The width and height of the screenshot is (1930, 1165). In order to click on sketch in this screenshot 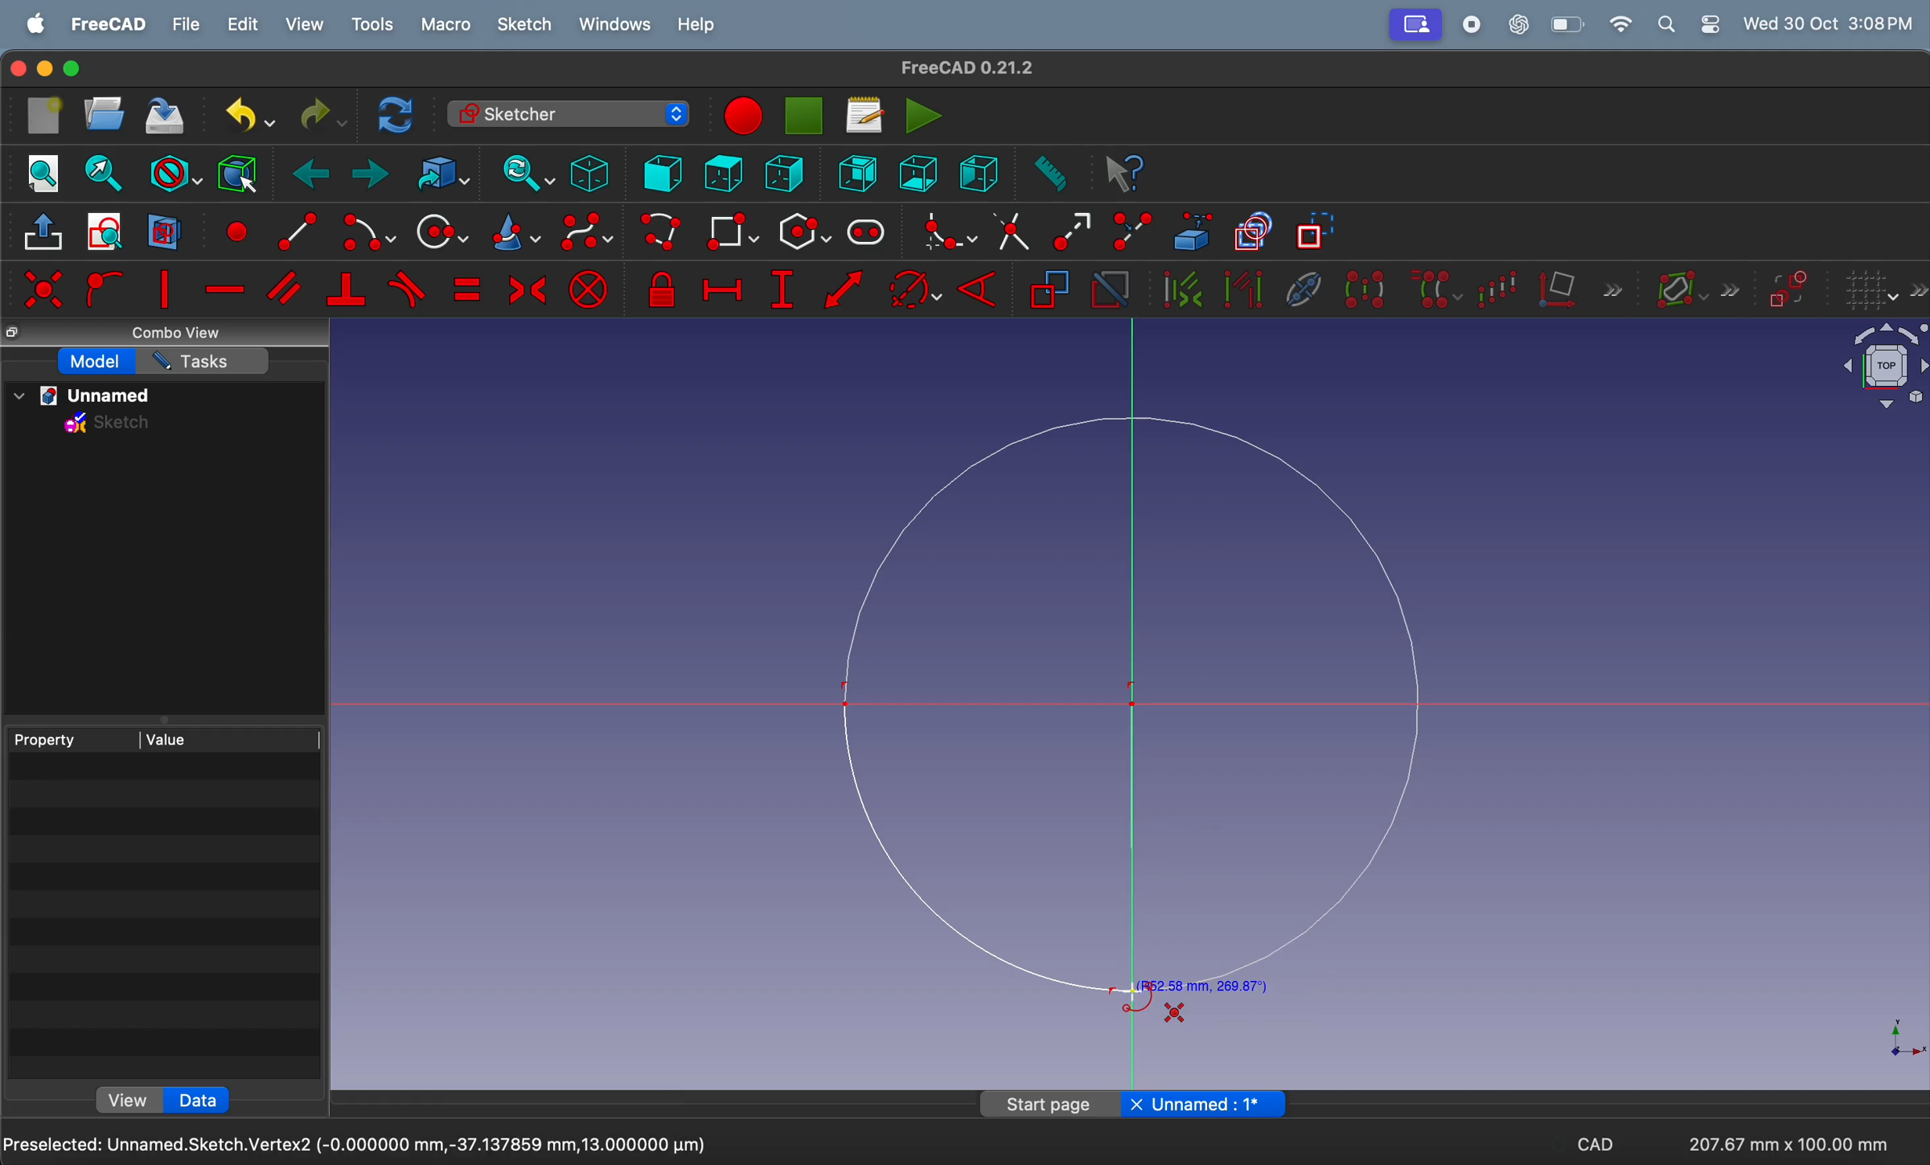, I will do `click(109, 426)`.